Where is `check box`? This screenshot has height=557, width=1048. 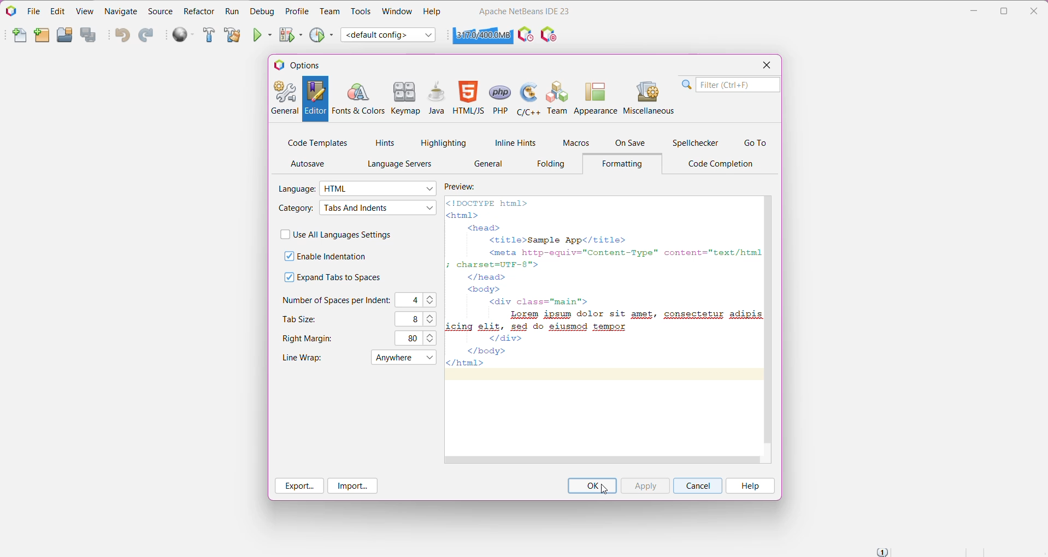 check box is located at coordinates (284, 277).